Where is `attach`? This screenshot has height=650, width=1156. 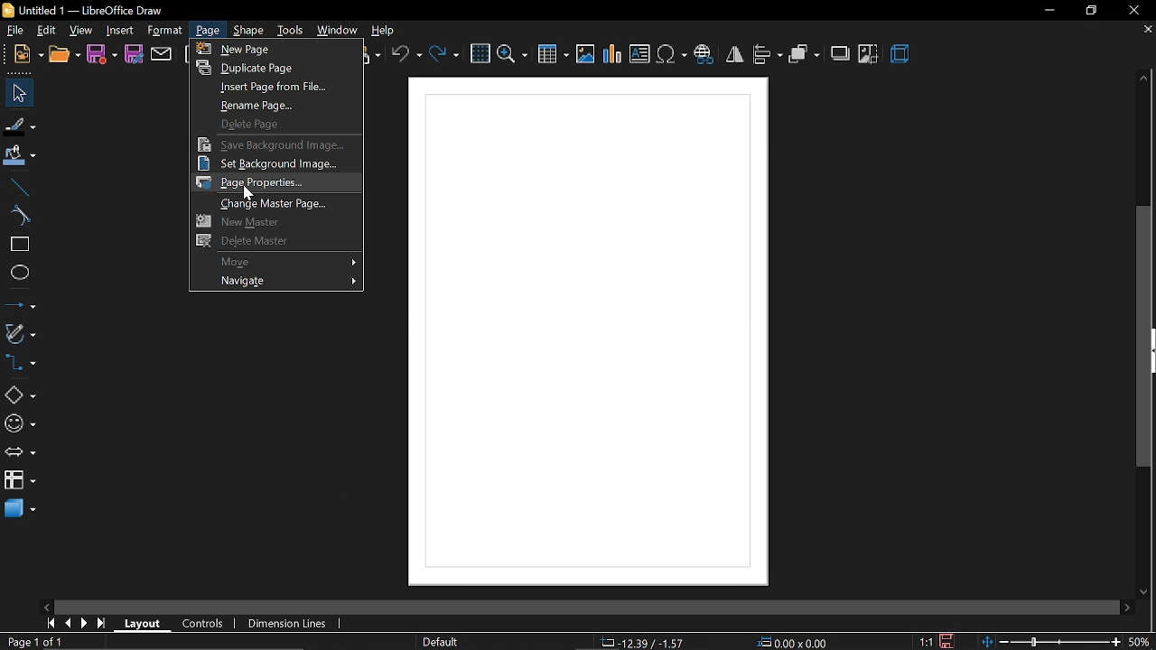 attach is located at coordinates (163, 54).